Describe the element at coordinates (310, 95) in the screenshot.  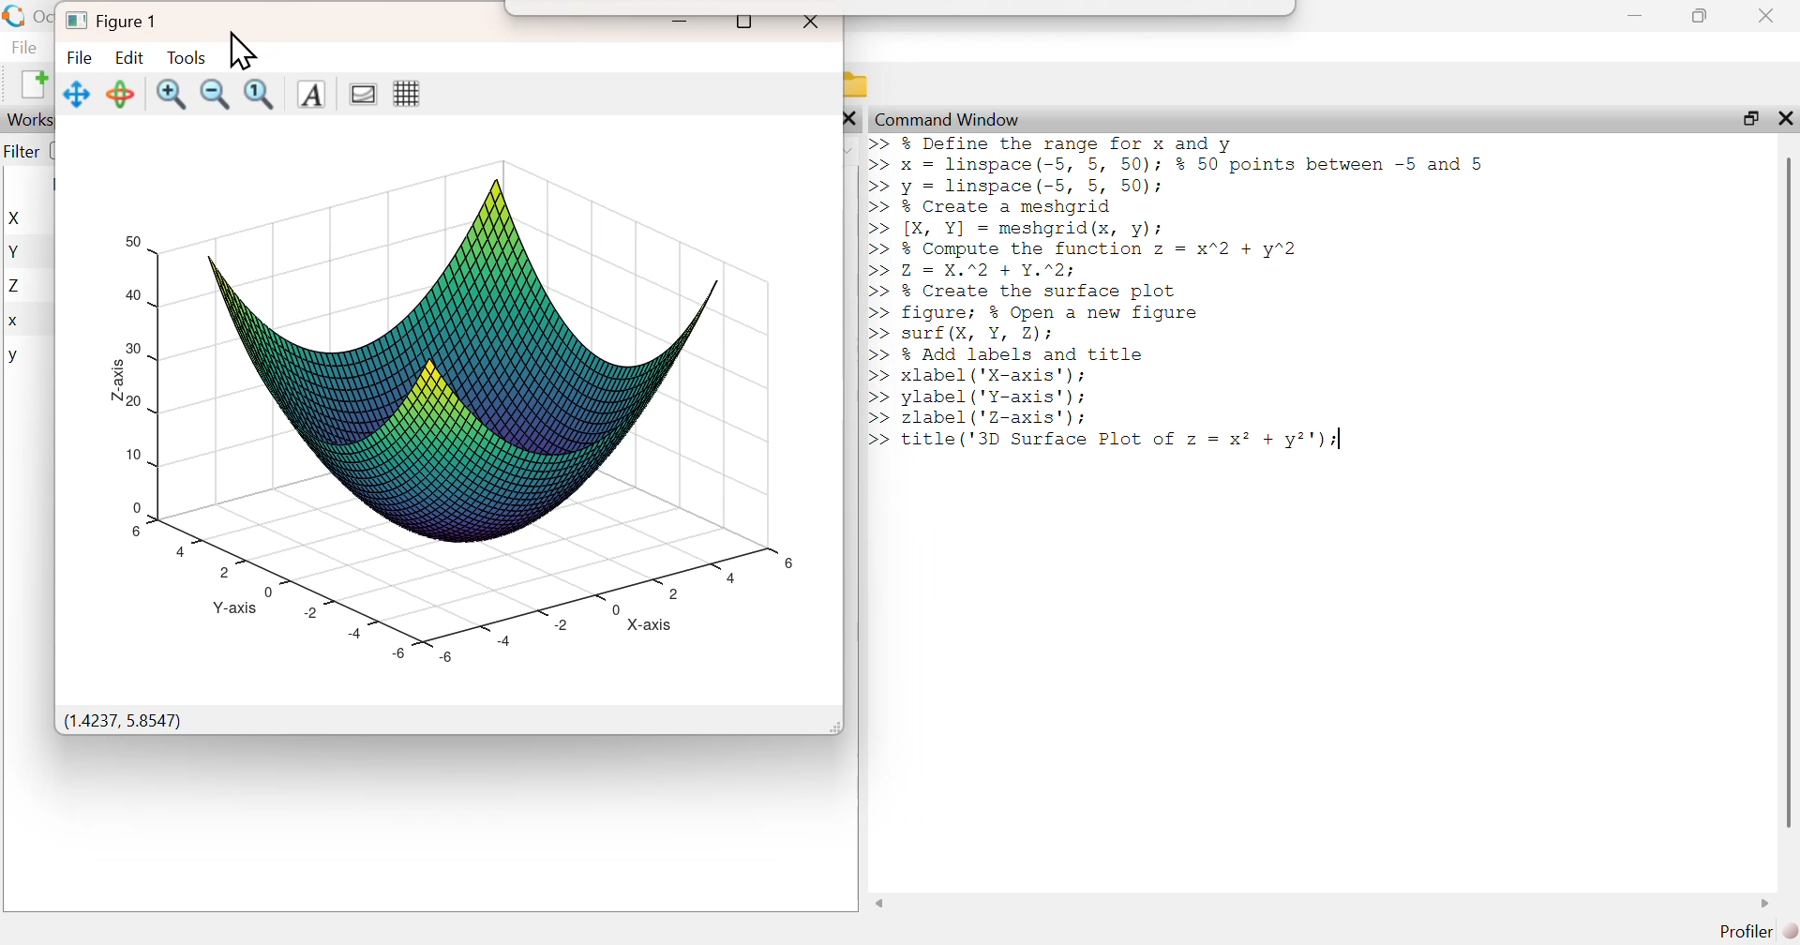
I see `Text` at that location.